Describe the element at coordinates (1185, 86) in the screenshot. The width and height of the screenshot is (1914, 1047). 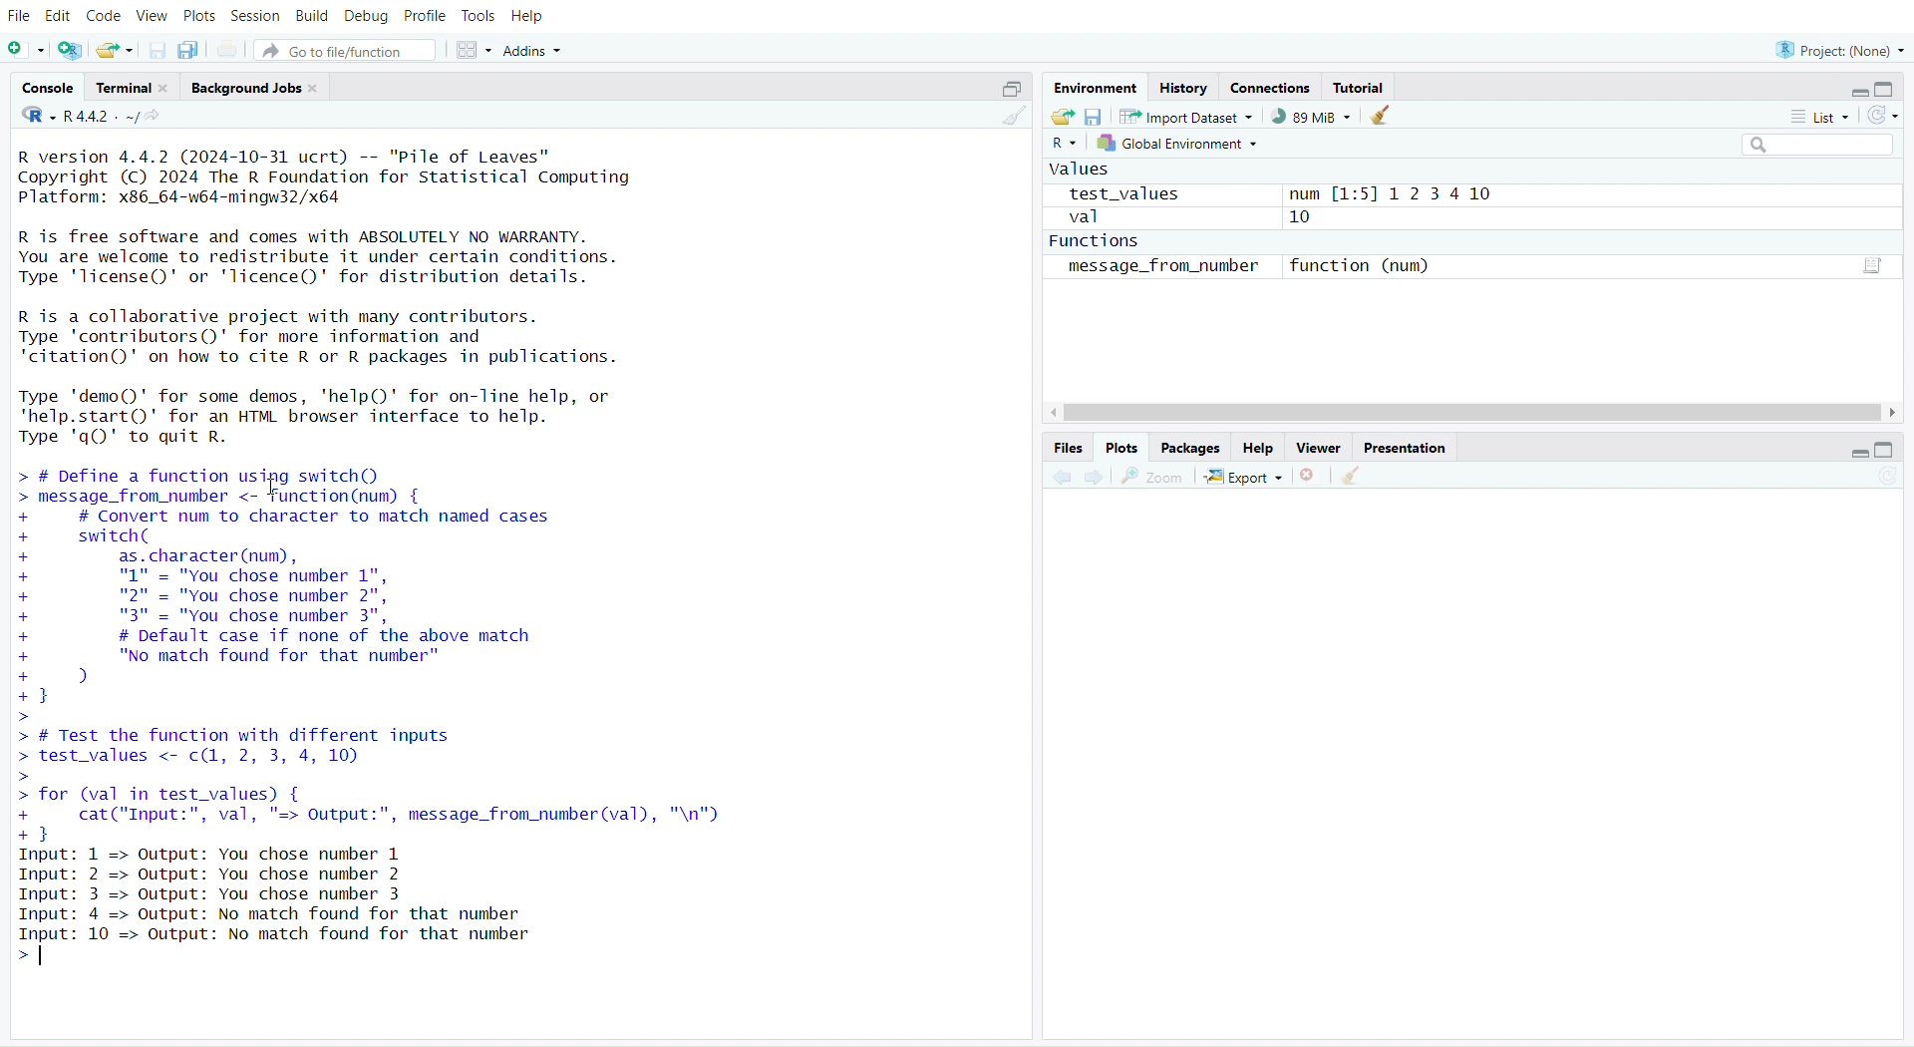
I see `History` at that location.